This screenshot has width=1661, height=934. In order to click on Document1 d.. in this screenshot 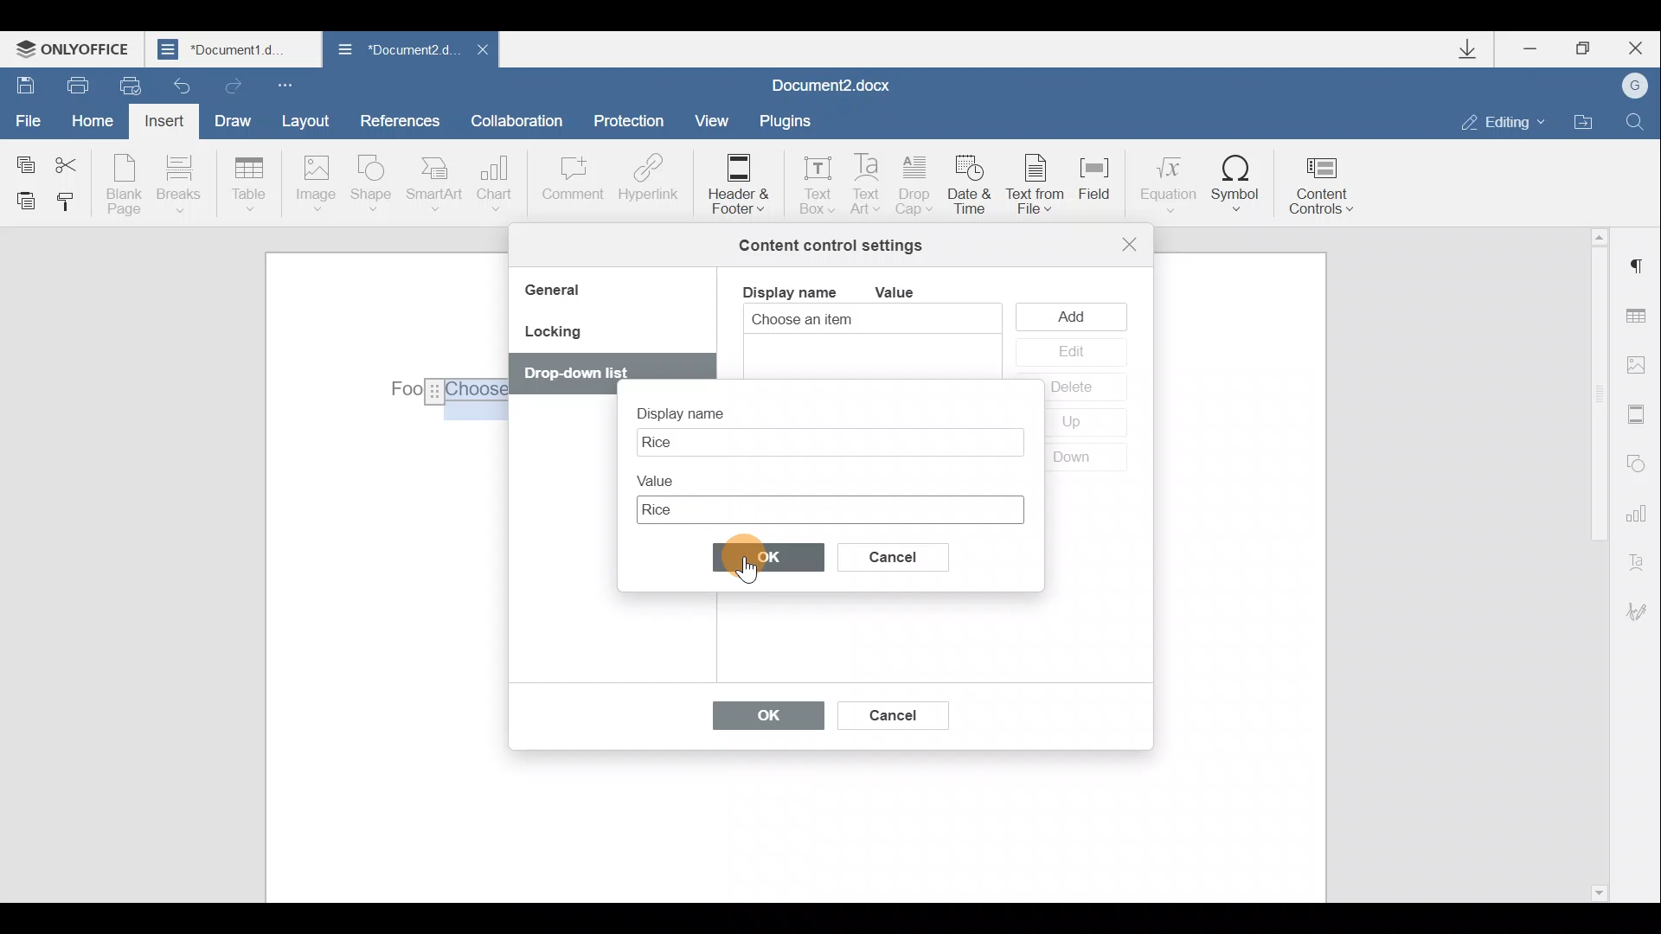, I will do `click(235, 48)`.